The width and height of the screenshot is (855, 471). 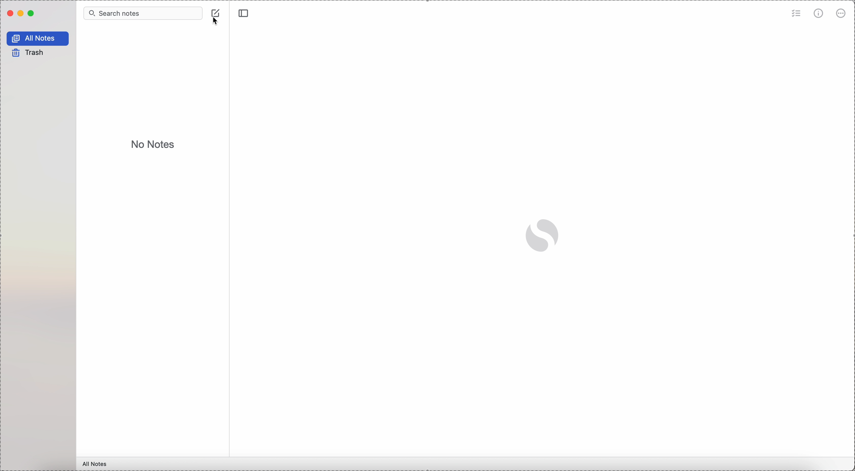 I want to click on toggle sidebar, so click(x=244, y=14).